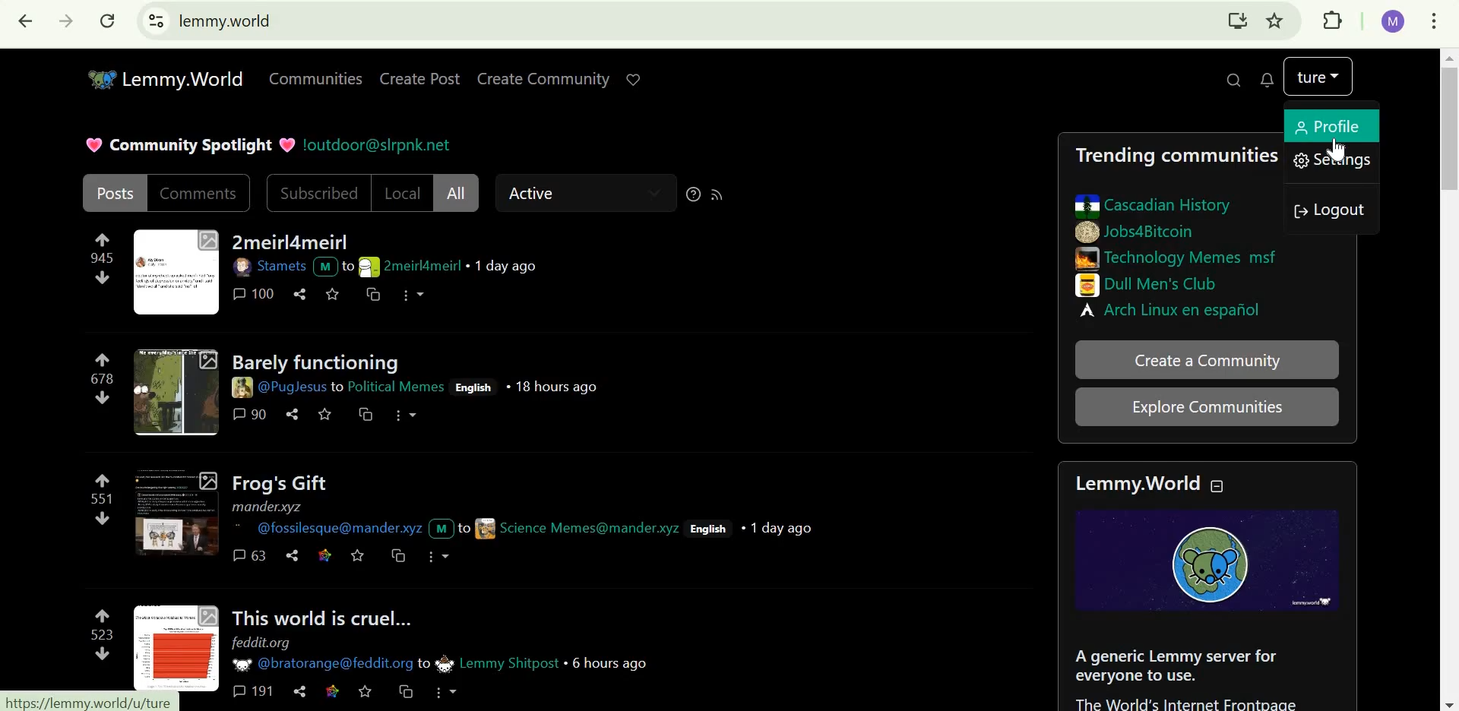 The image size is (1459, 711). Describe the element at coordinates (638, 77) in the screenshot. I see `support lemmy` at that location.